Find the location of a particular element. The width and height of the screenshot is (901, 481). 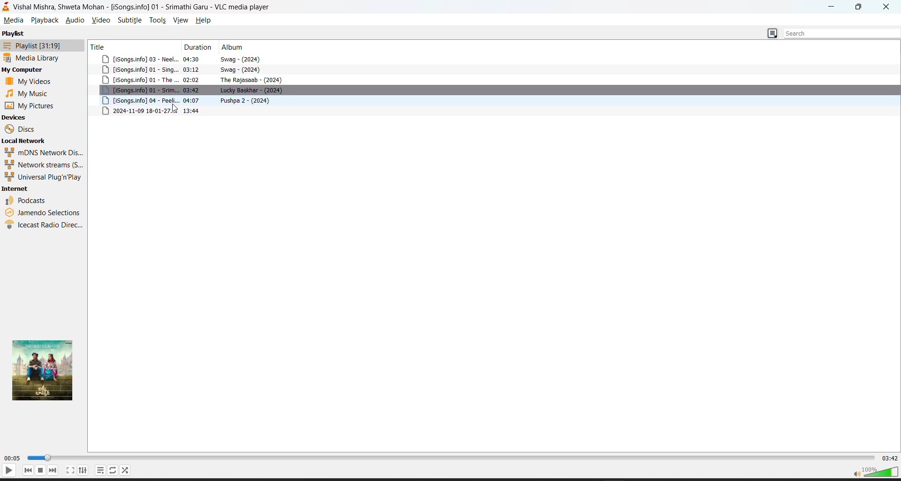

03:42 is located at coordinates (192, 90).